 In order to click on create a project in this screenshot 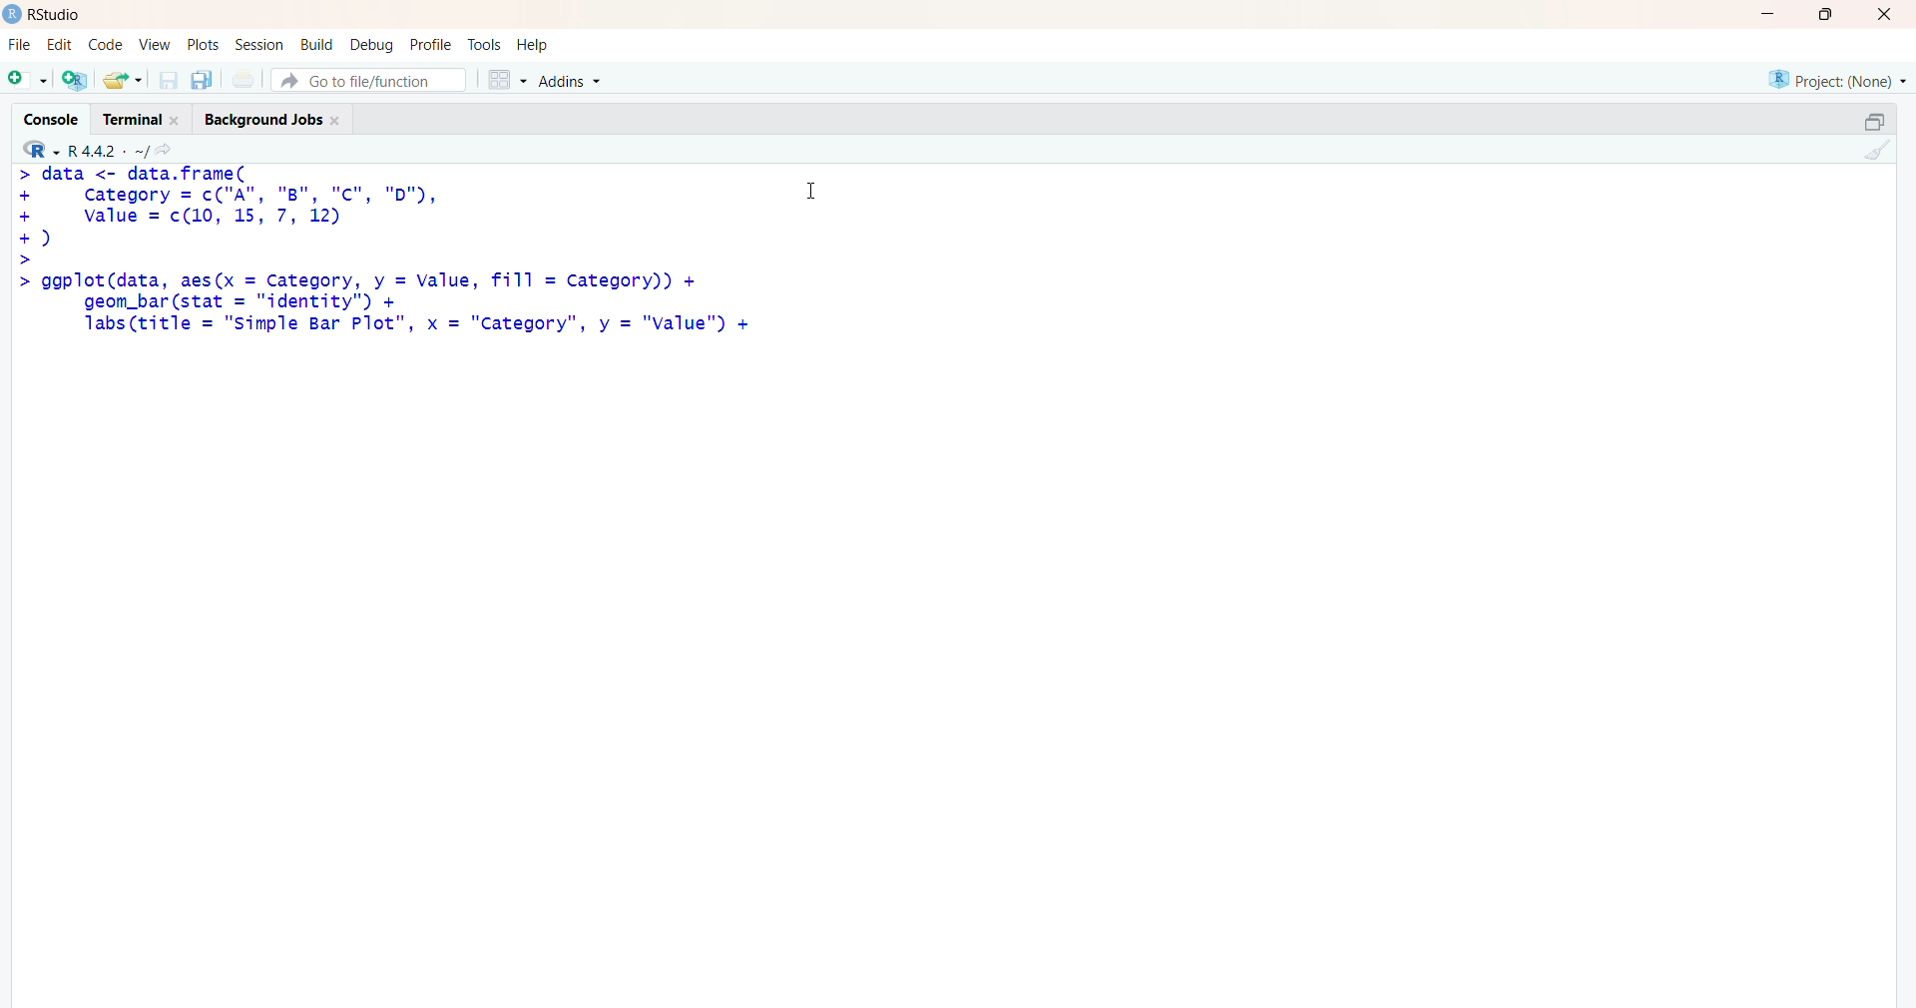, I will do `click(74, 79)`.